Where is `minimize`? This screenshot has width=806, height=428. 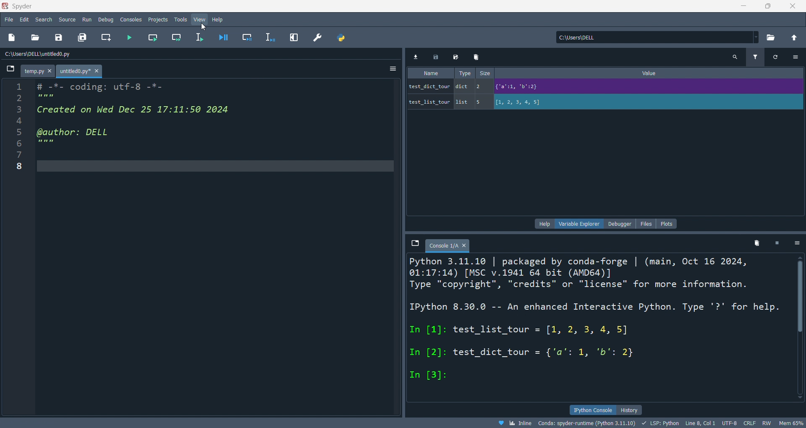 minimize is located at coordinates (743, 6).